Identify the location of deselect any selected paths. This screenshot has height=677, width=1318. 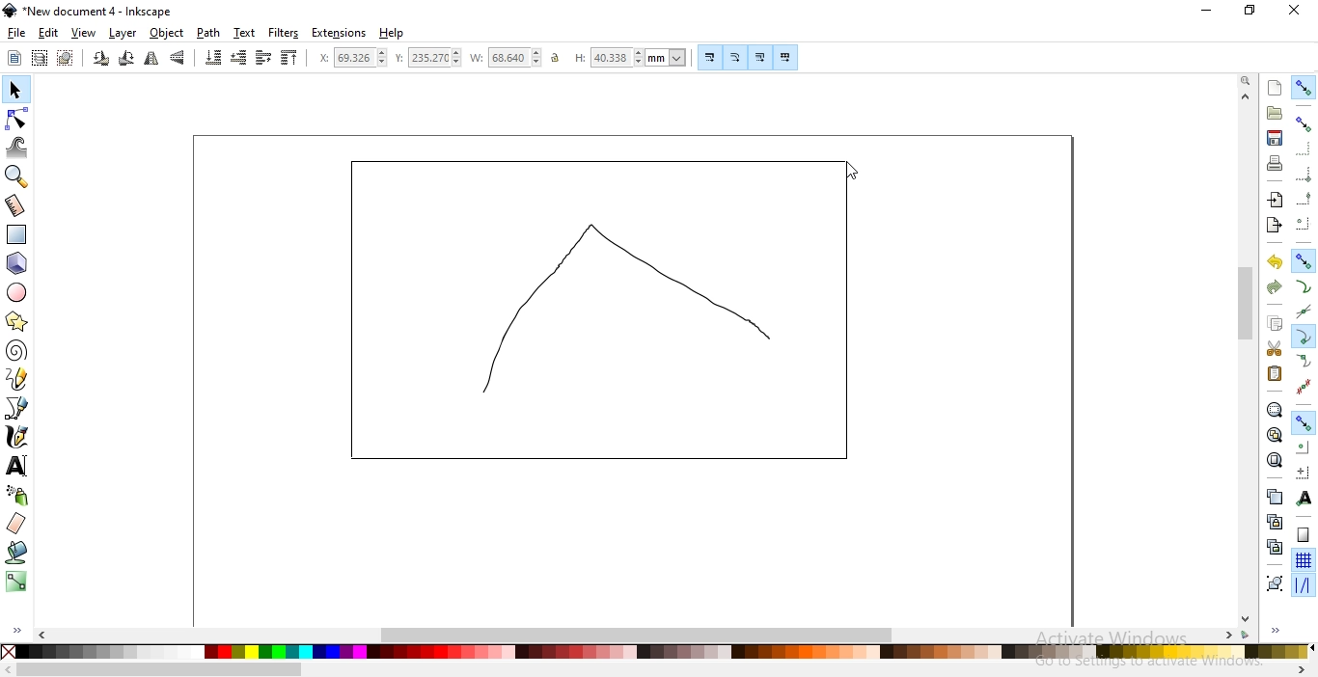
(65, 59).